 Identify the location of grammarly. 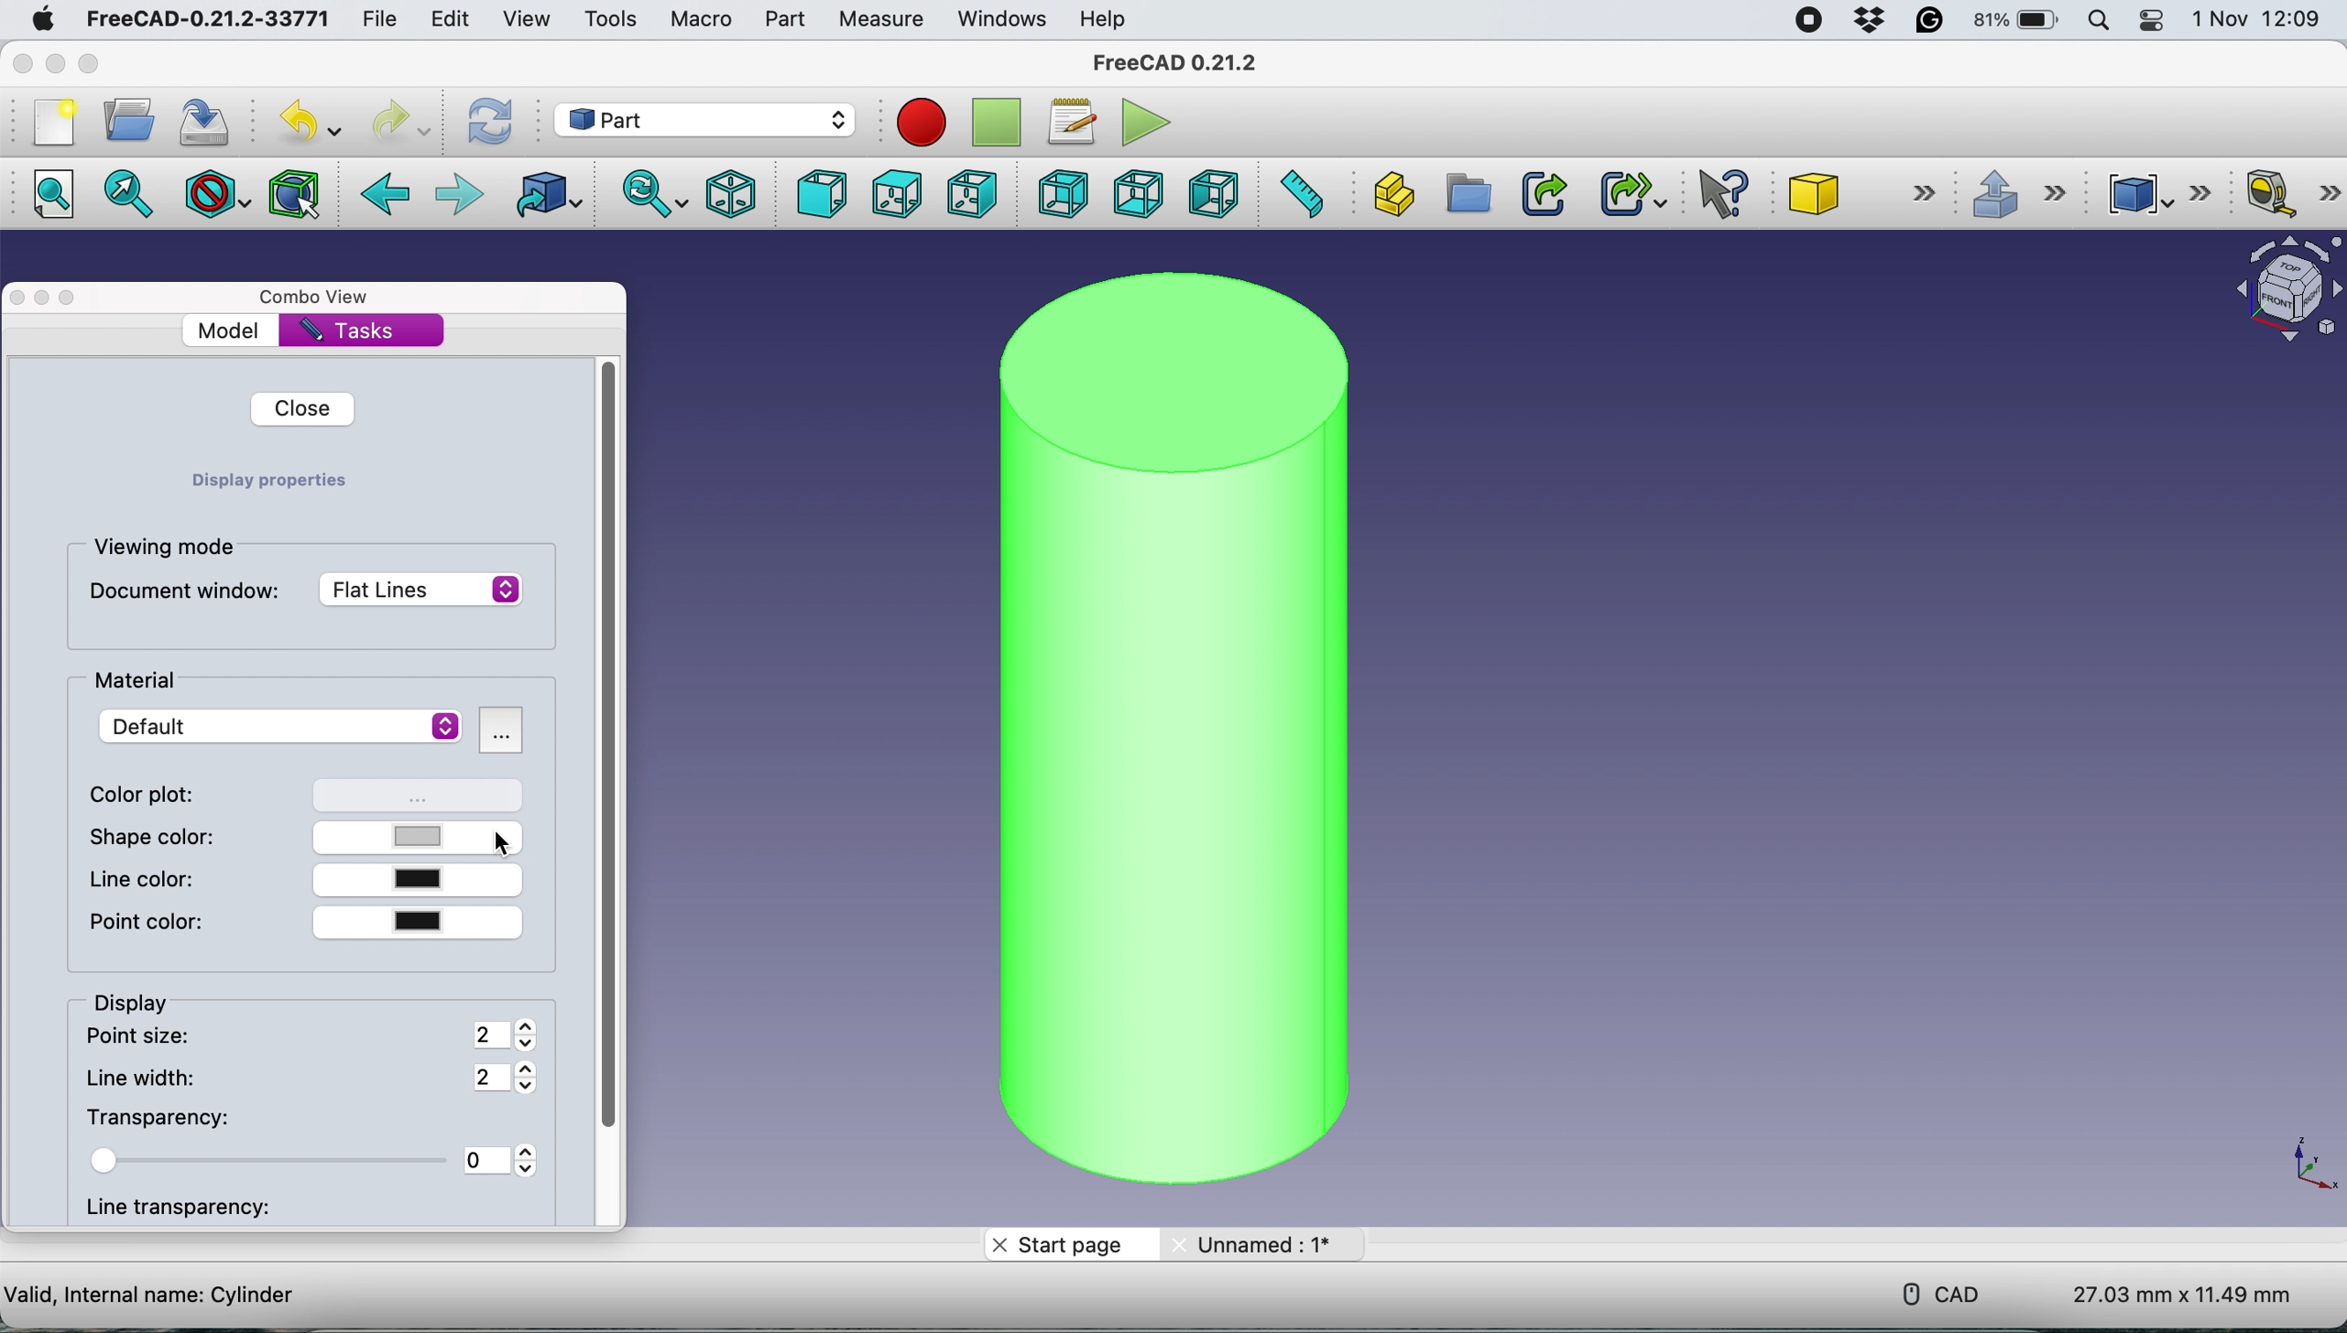
(1929, 23).